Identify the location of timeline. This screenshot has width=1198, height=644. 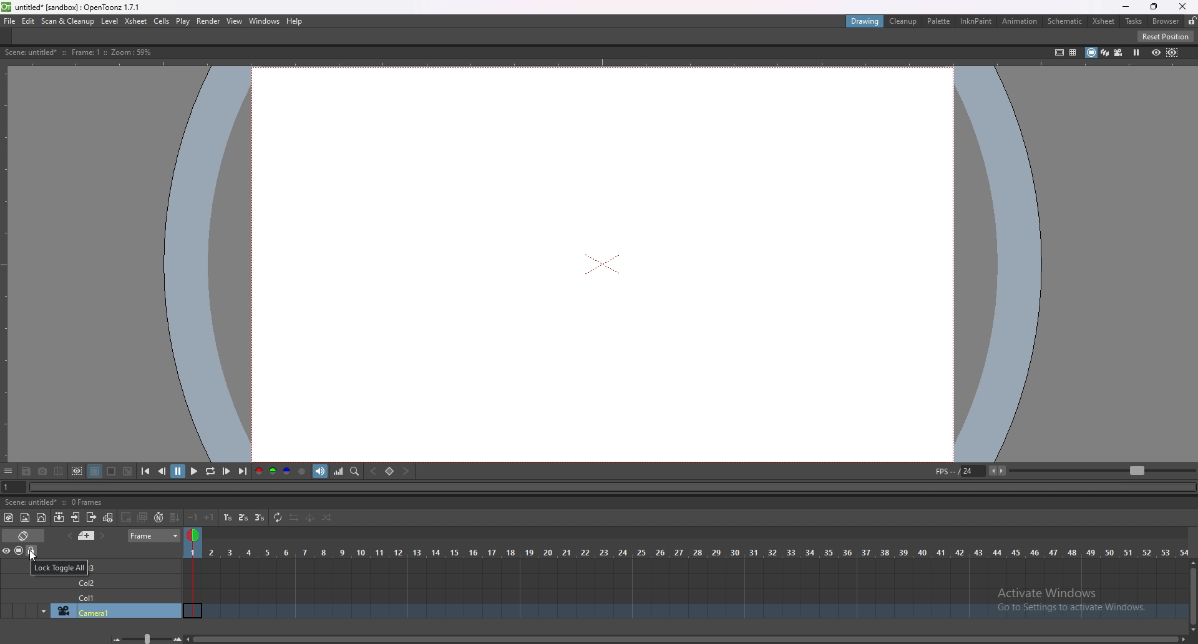
(686, 595).